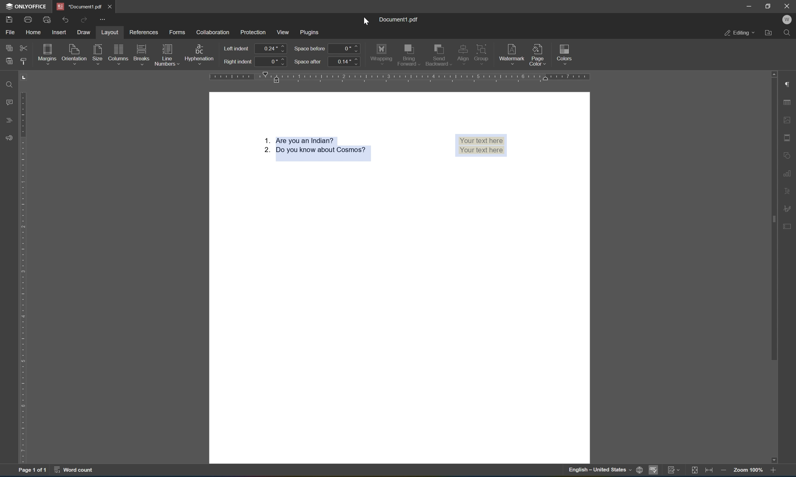 The height and width of the screenshot is (477, 796). Describe the element at coordinates (788, 175) in the screenshot. I see `chart settings` at that location.